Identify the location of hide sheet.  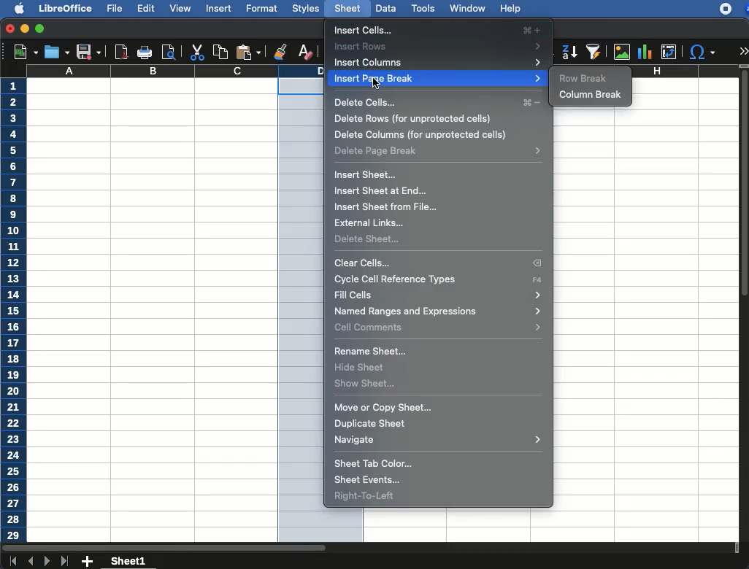
(361, 366).